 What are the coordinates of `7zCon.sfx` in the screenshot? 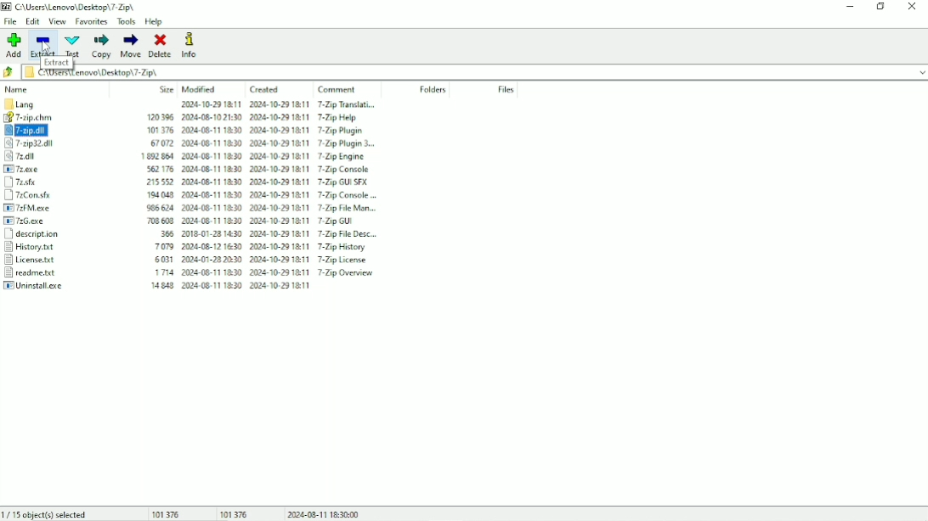 It's located at (52, 195).